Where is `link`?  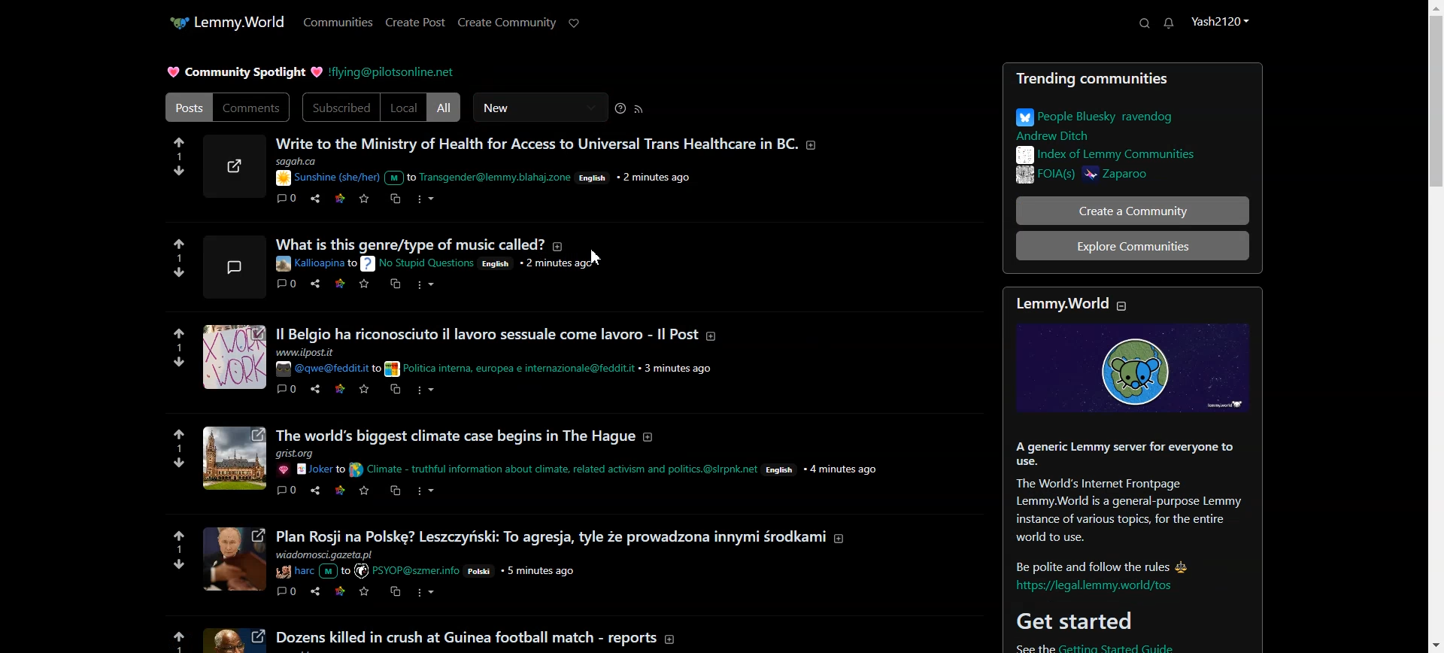 link is located at coordinates (342, 390).